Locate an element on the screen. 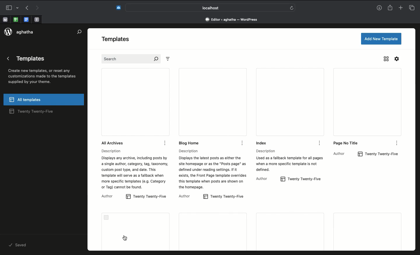 This screenshot has width=420, height=255. open tab, google docs is located at coordinates (26, 20).